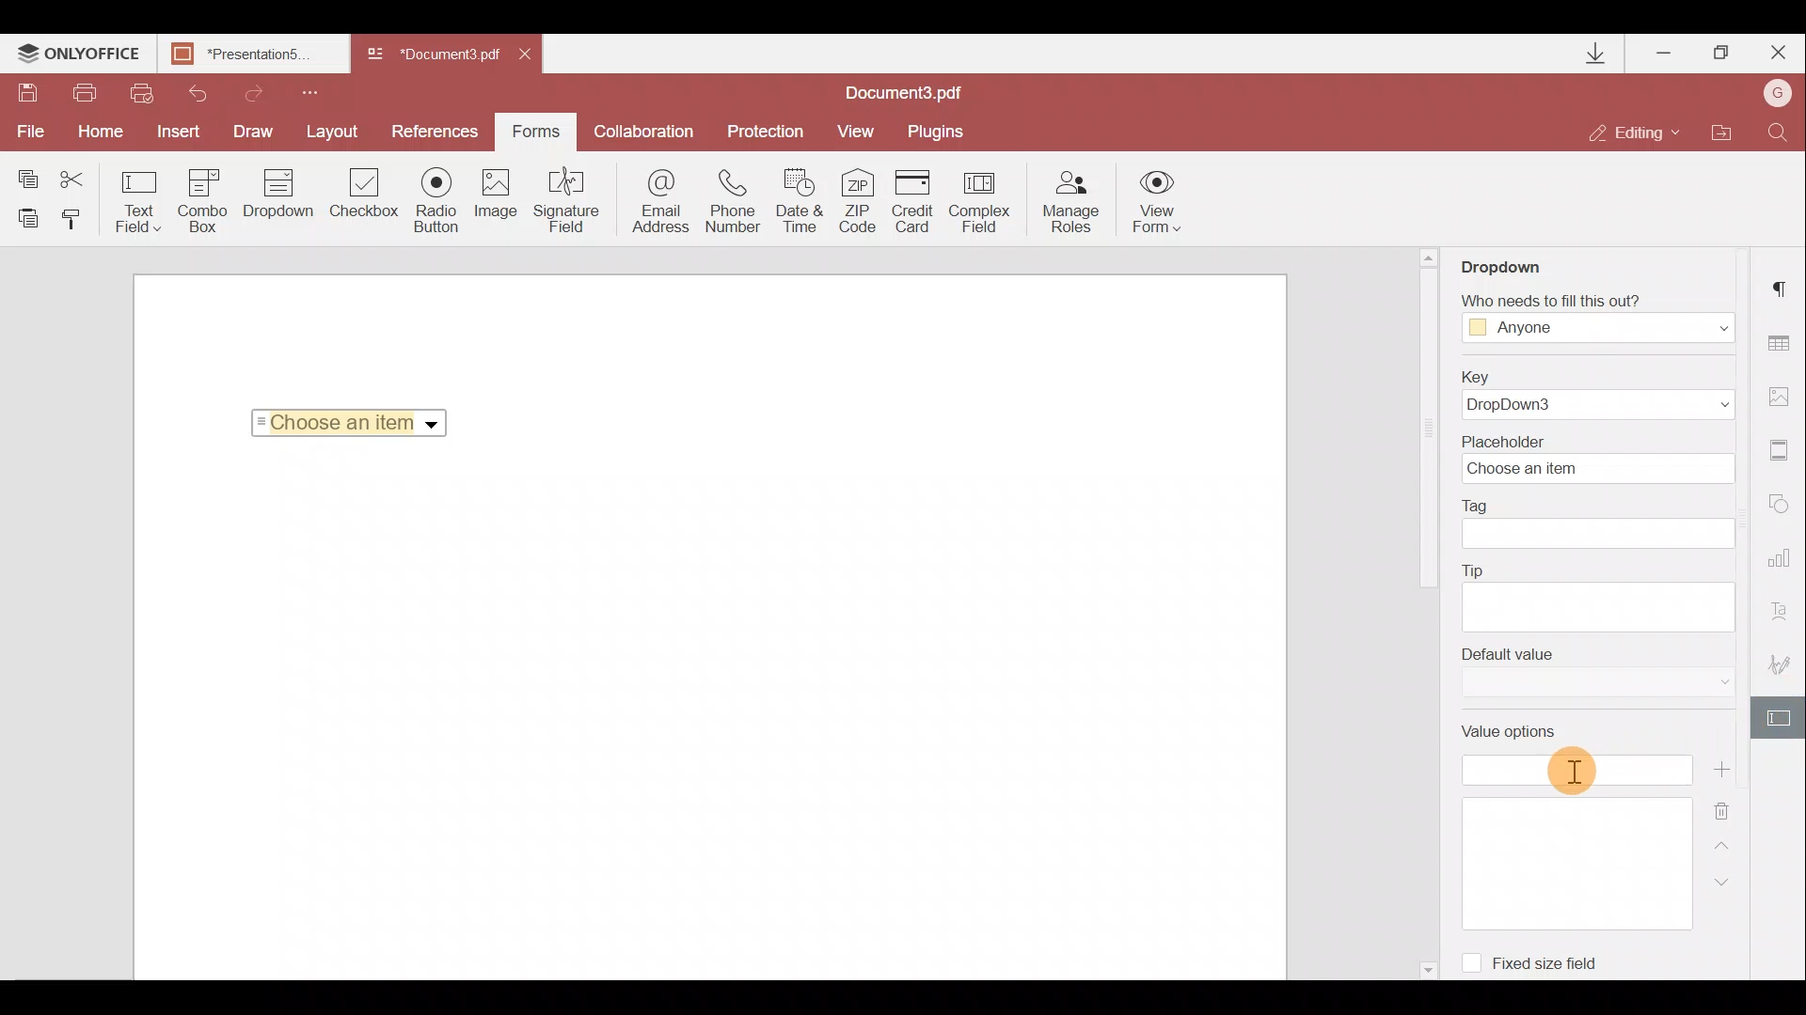  Describe the element at coordinates (80, 56) in the screenshot. I see `ONLYOFFICE` at that location.